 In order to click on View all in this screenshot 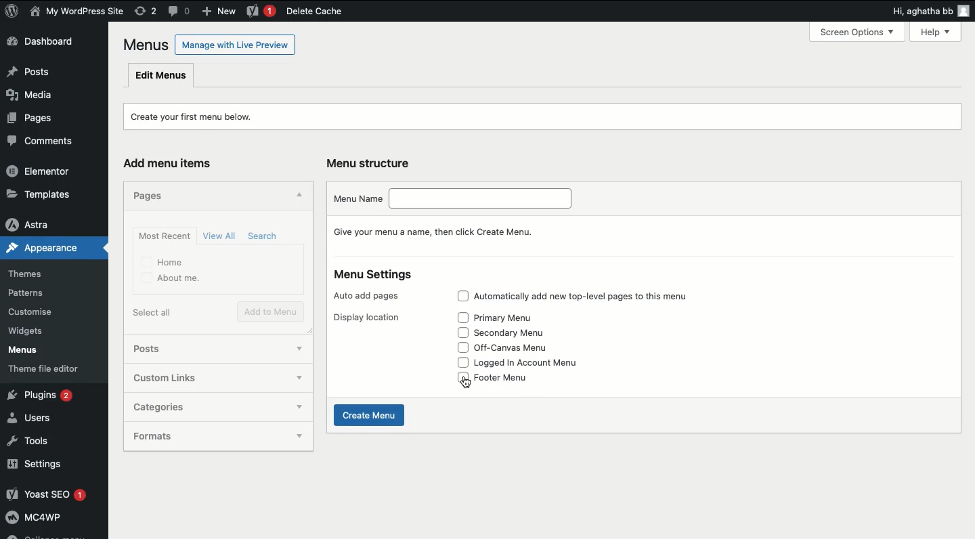, I will do `click(221, 235)`.